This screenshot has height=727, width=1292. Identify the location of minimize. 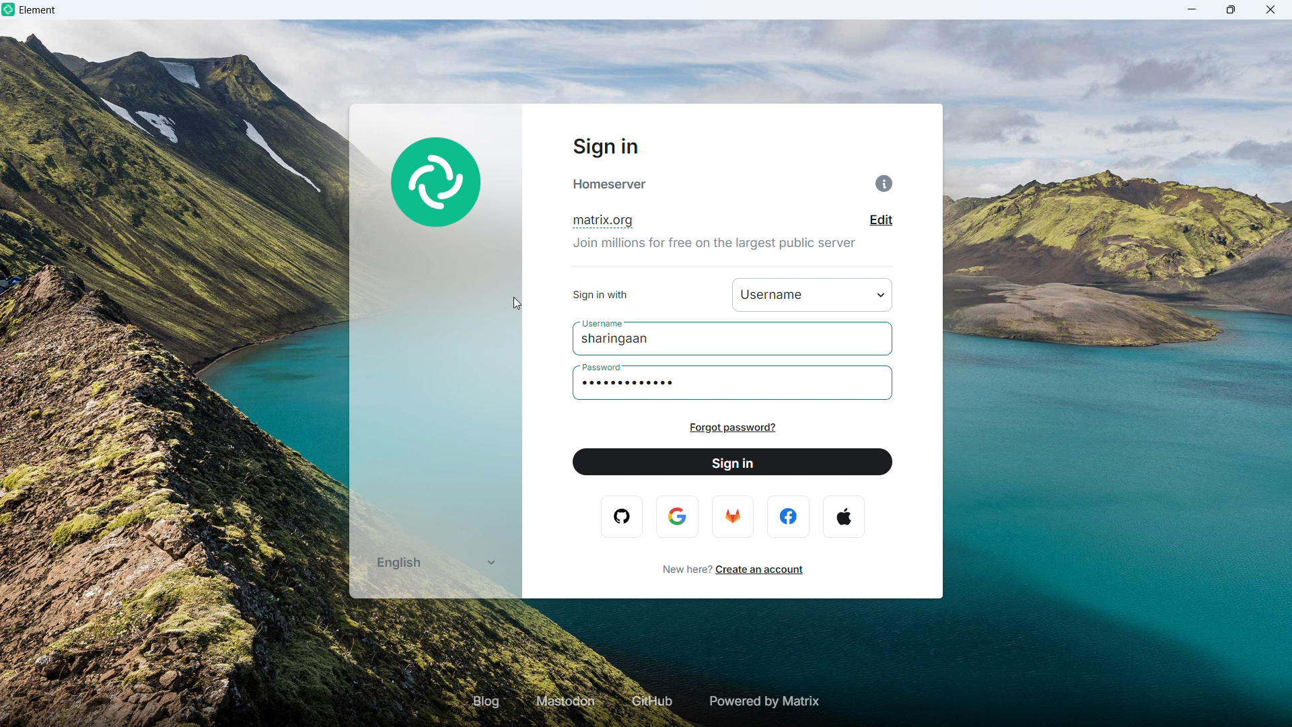
(1192, 9).